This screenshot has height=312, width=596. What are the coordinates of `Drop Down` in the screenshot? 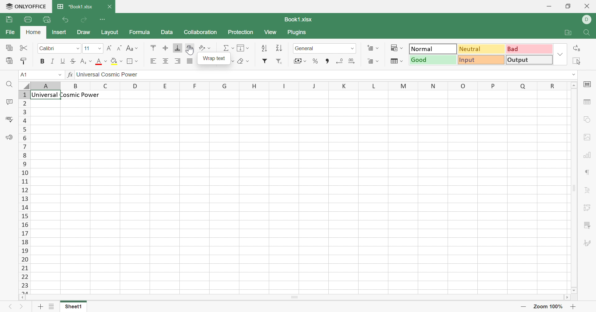 It's located at (99, 49).